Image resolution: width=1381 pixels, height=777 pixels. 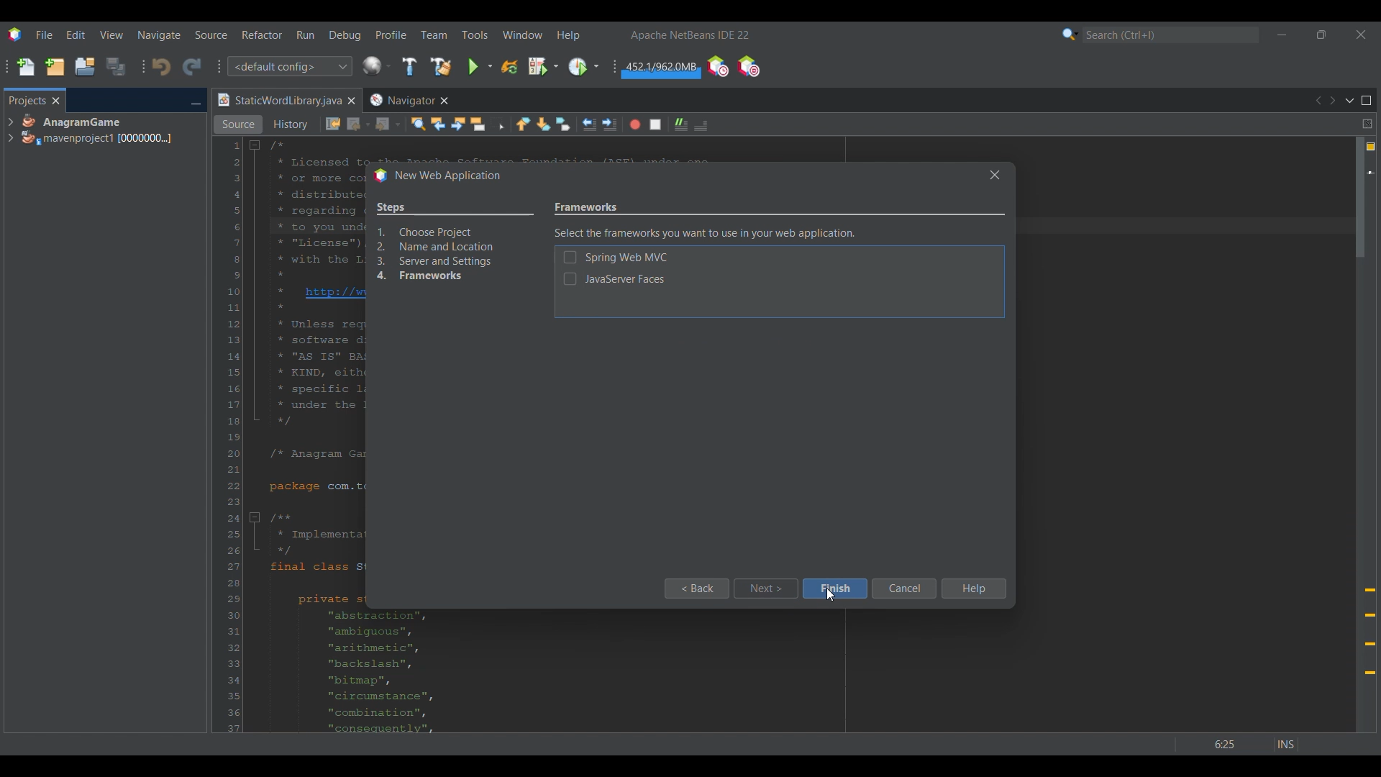 I want to click on Toggle rectangular selection, so click(x=498, y=123).